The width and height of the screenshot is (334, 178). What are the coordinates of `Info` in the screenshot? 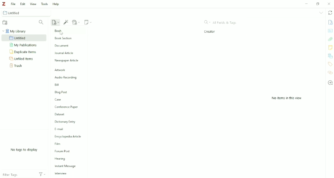 It's located at (330, 22).